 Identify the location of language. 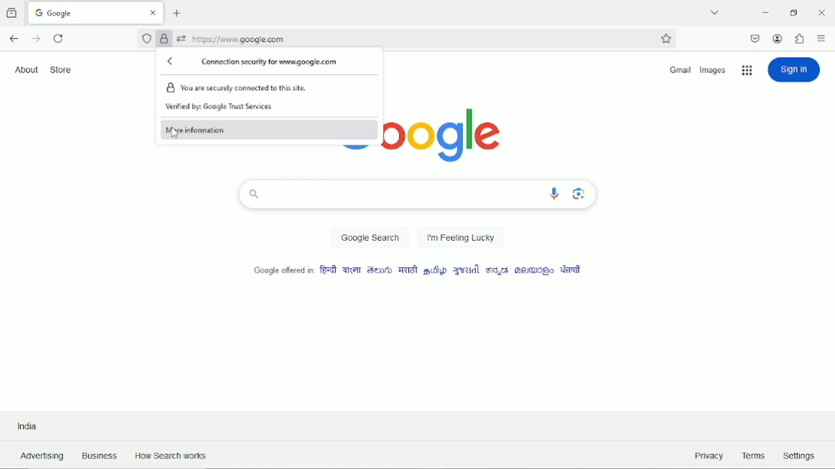
(434, 270).